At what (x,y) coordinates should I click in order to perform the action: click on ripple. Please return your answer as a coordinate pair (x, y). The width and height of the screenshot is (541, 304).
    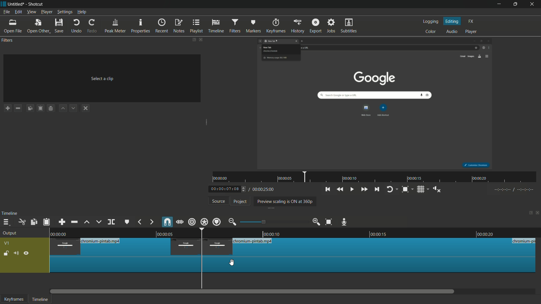
    Looking at the image, I should click on (192, 222).